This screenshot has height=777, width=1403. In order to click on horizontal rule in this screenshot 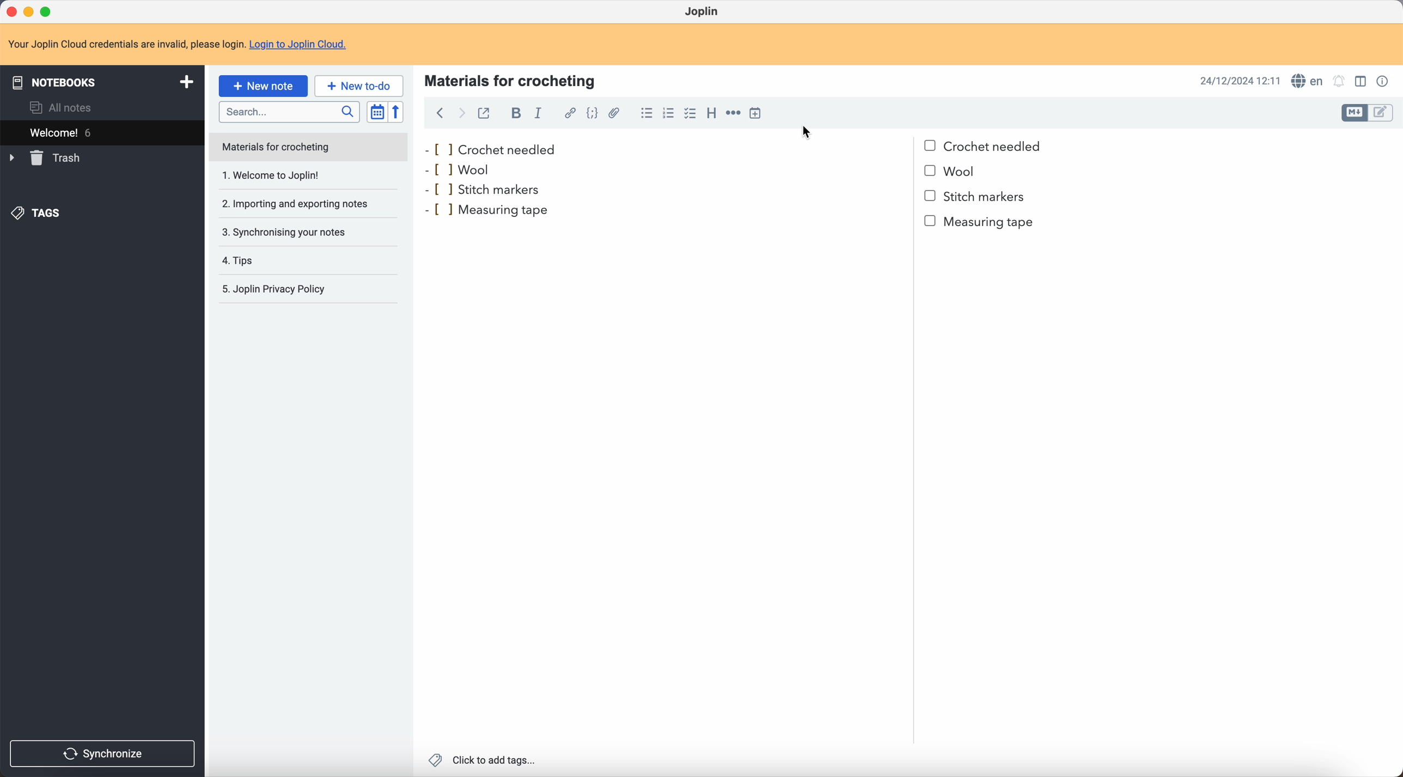, I will do `click(733, 115)`.